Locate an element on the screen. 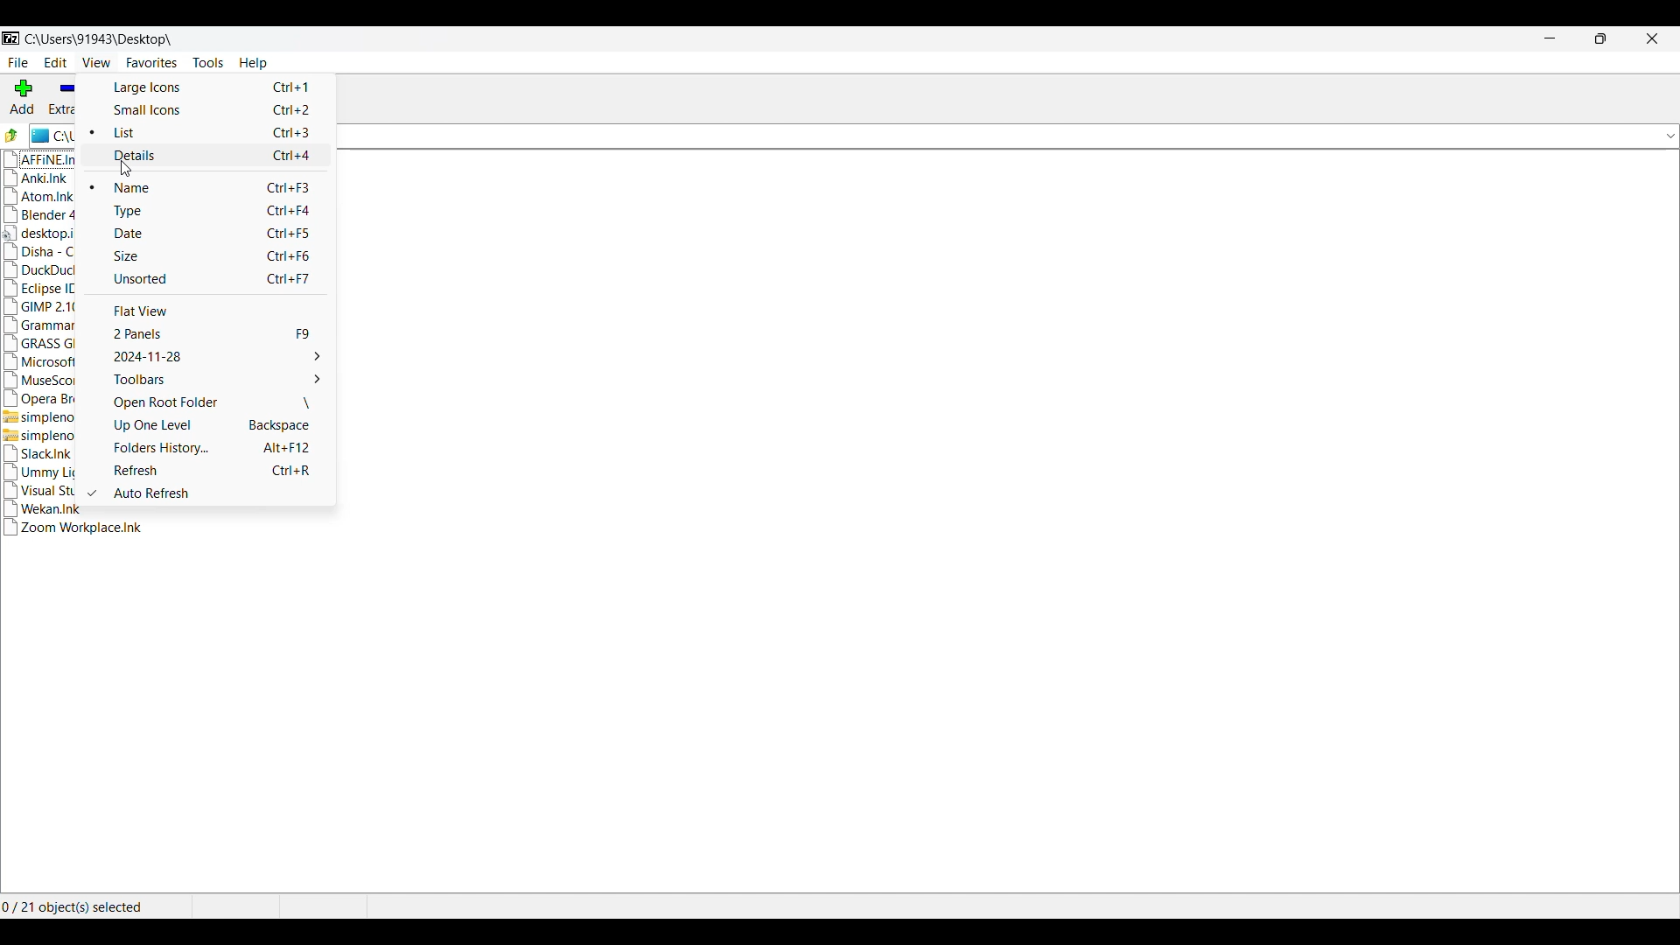 The height and width of the screenshot is (945, 1680). 0 / 21 object(s) selected is located at coordinates (79, 907).